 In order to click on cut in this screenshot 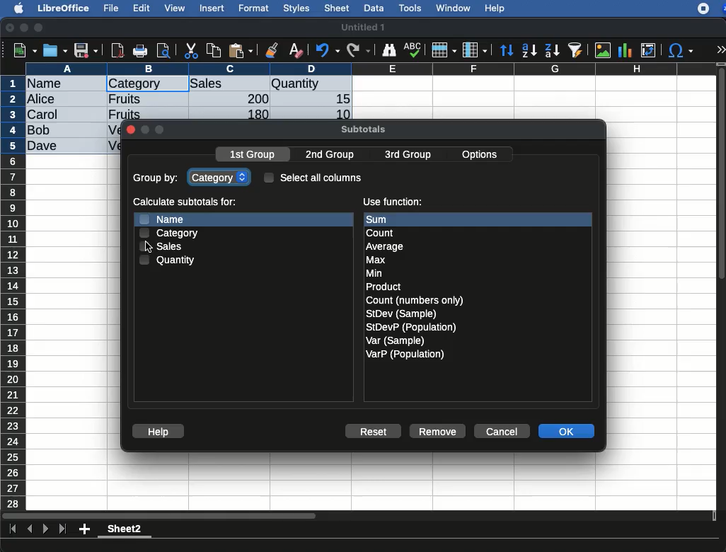, I will do `click(192, 50)`.